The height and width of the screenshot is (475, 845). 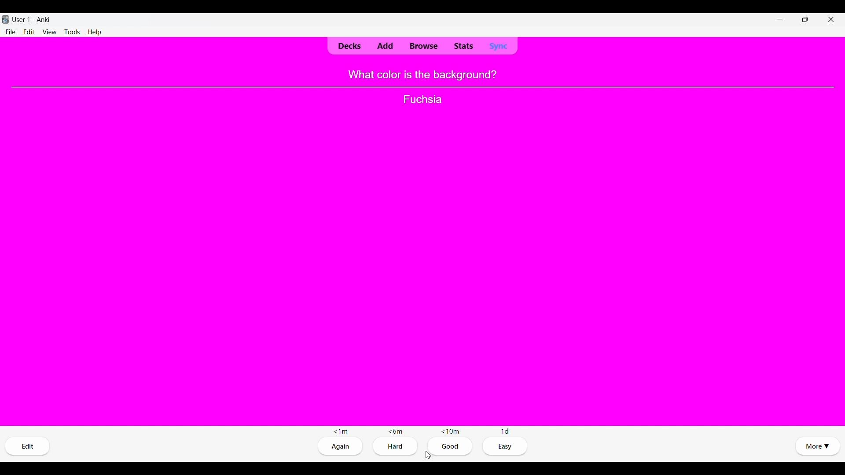 What do you see at coordinates (831, 19) in the screenshot?
I see `Close interface` at bounding box center [831, 19].